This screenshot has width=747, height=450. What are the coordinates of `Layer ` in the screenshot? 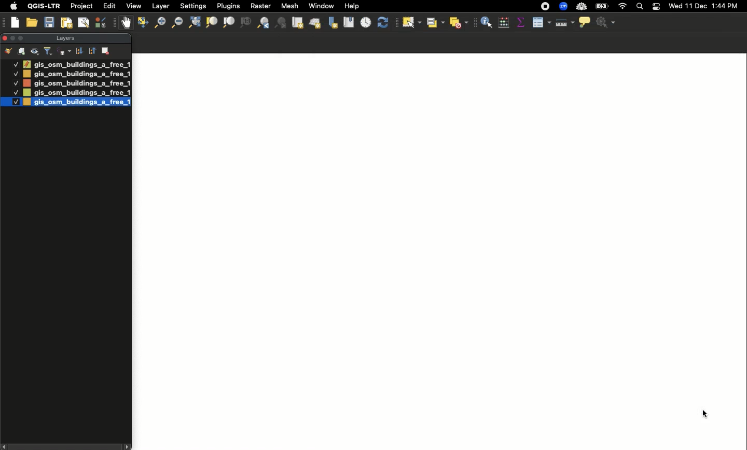 It's located at (64, 39).